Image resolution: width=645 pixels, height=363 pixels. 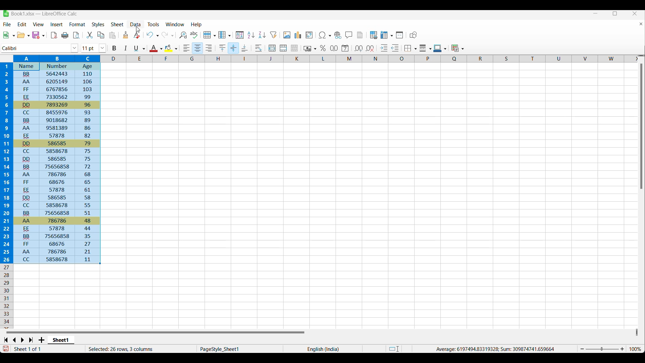 I want to click on Vertical slide bar, so click(x=641, y=126).